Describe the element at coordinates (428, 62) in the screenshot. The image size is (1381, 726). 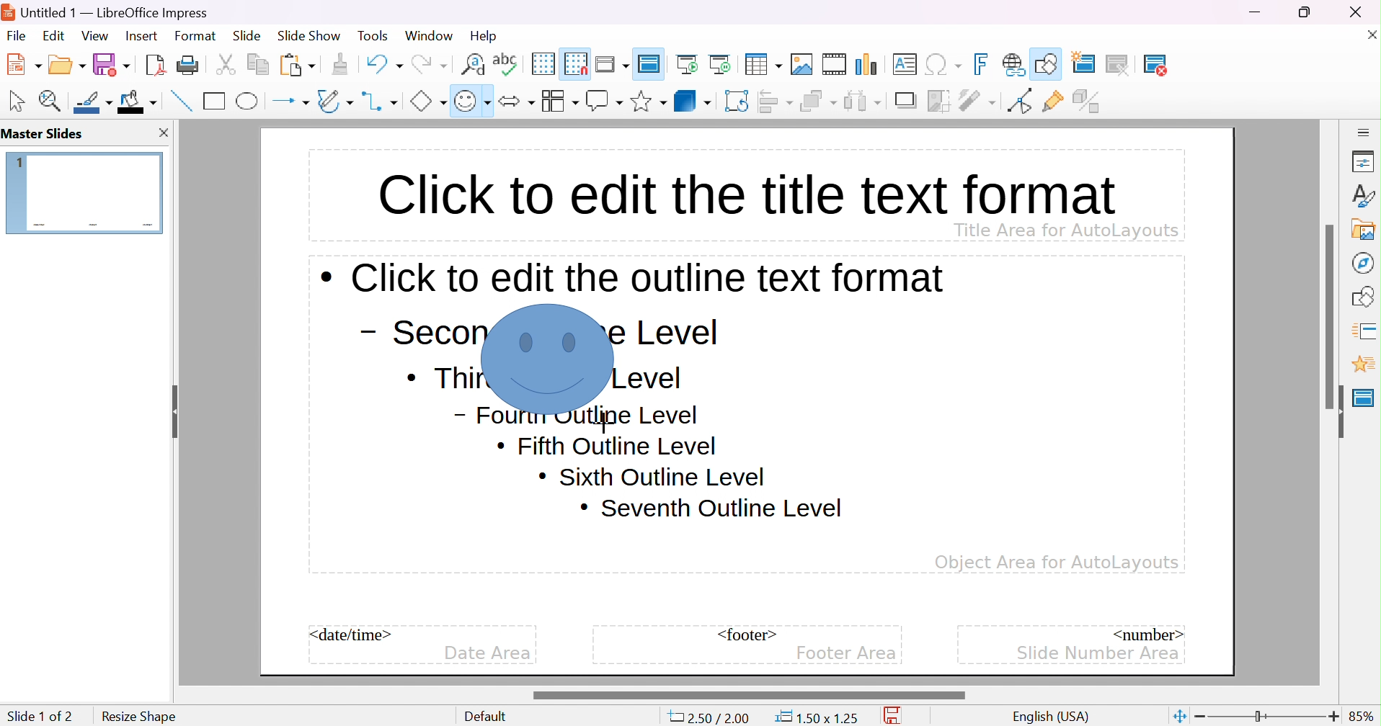
I see `redo` at that location.